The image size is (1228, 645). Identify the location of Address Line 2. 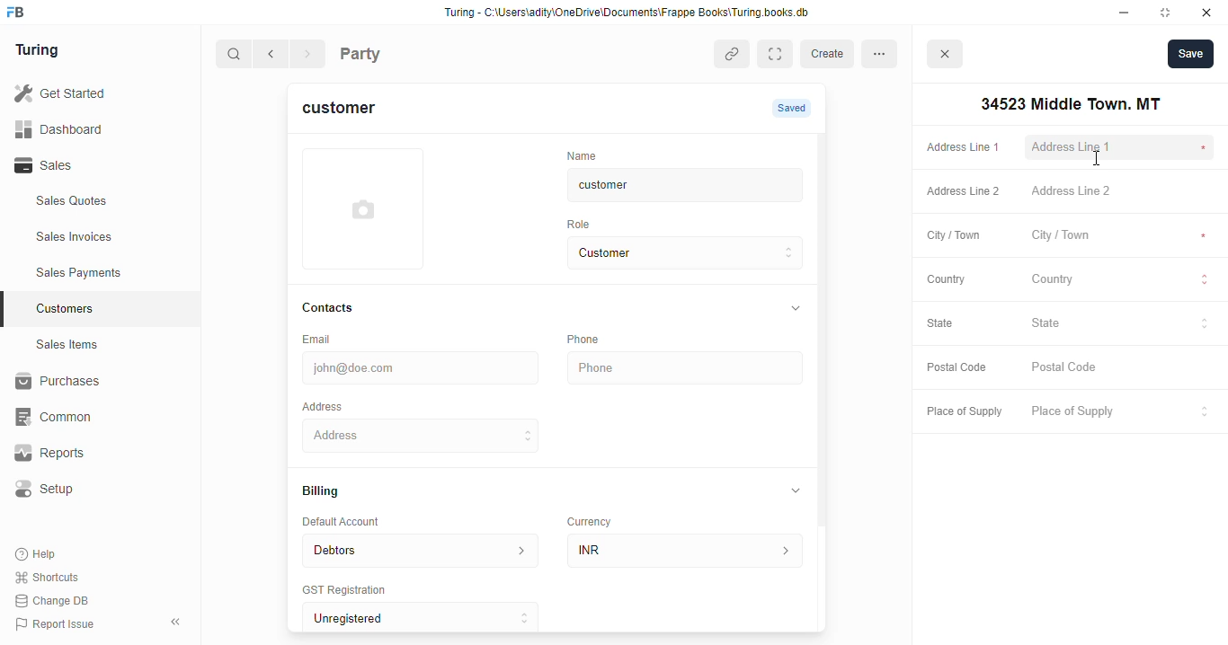
(959, 192).